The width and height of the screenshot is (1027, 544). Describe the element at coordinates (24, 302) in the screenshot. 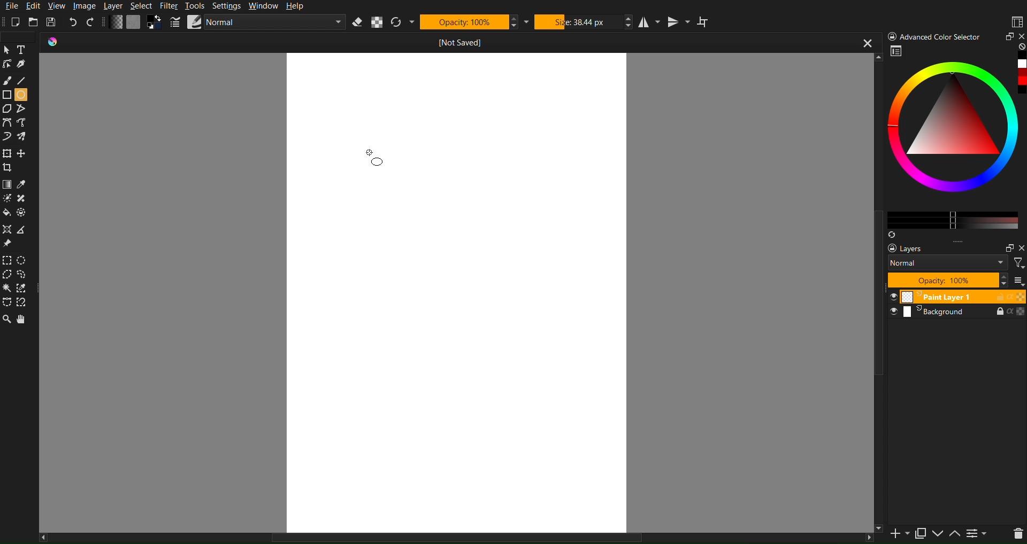

I see `Free tool` at that location.